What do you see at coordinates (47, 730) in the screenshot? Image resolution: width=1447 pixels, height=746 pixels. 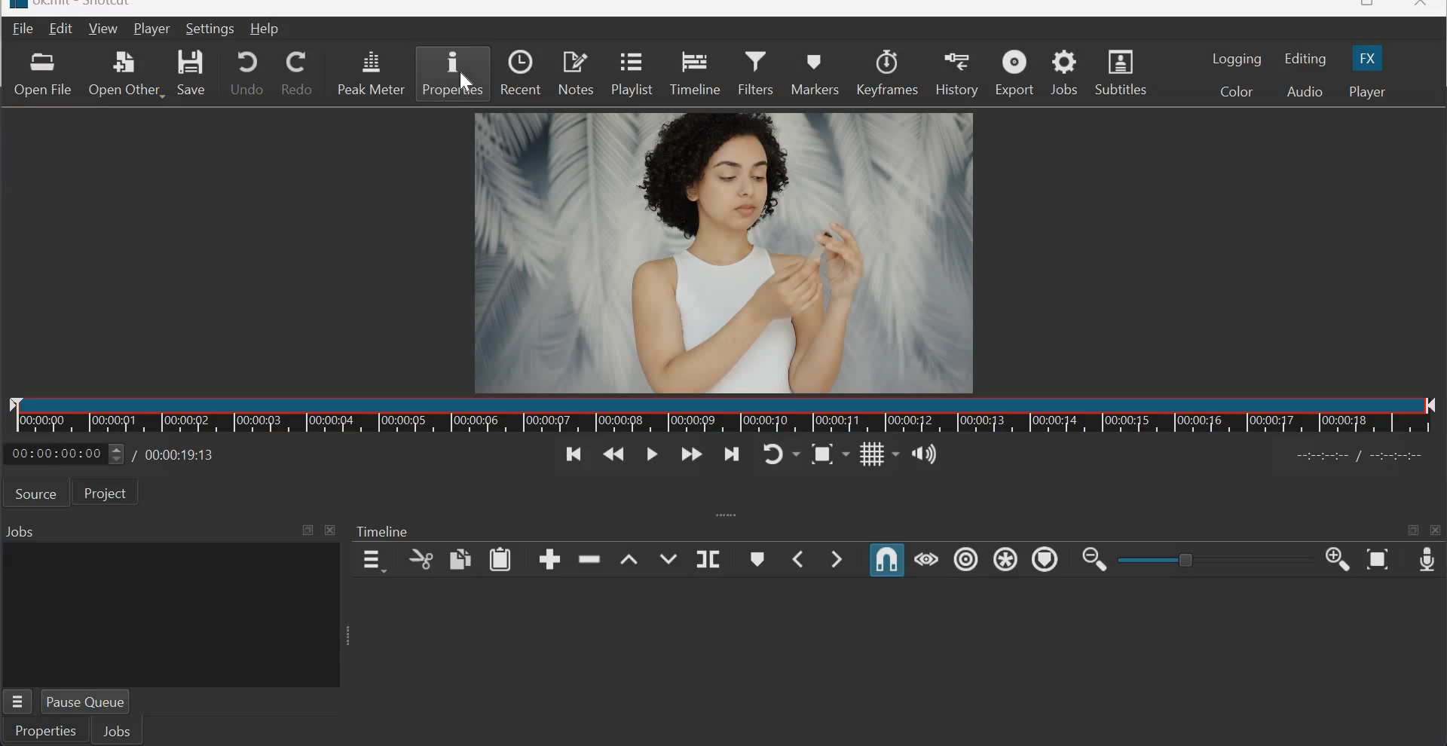 I see `Properties` at bounding box center [47, 730].